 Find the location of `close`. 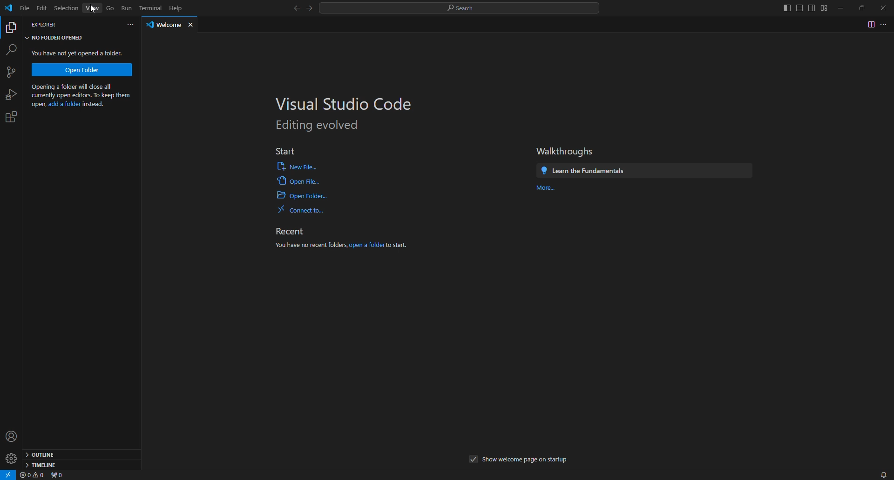

close is located at coordinates (193, 26).